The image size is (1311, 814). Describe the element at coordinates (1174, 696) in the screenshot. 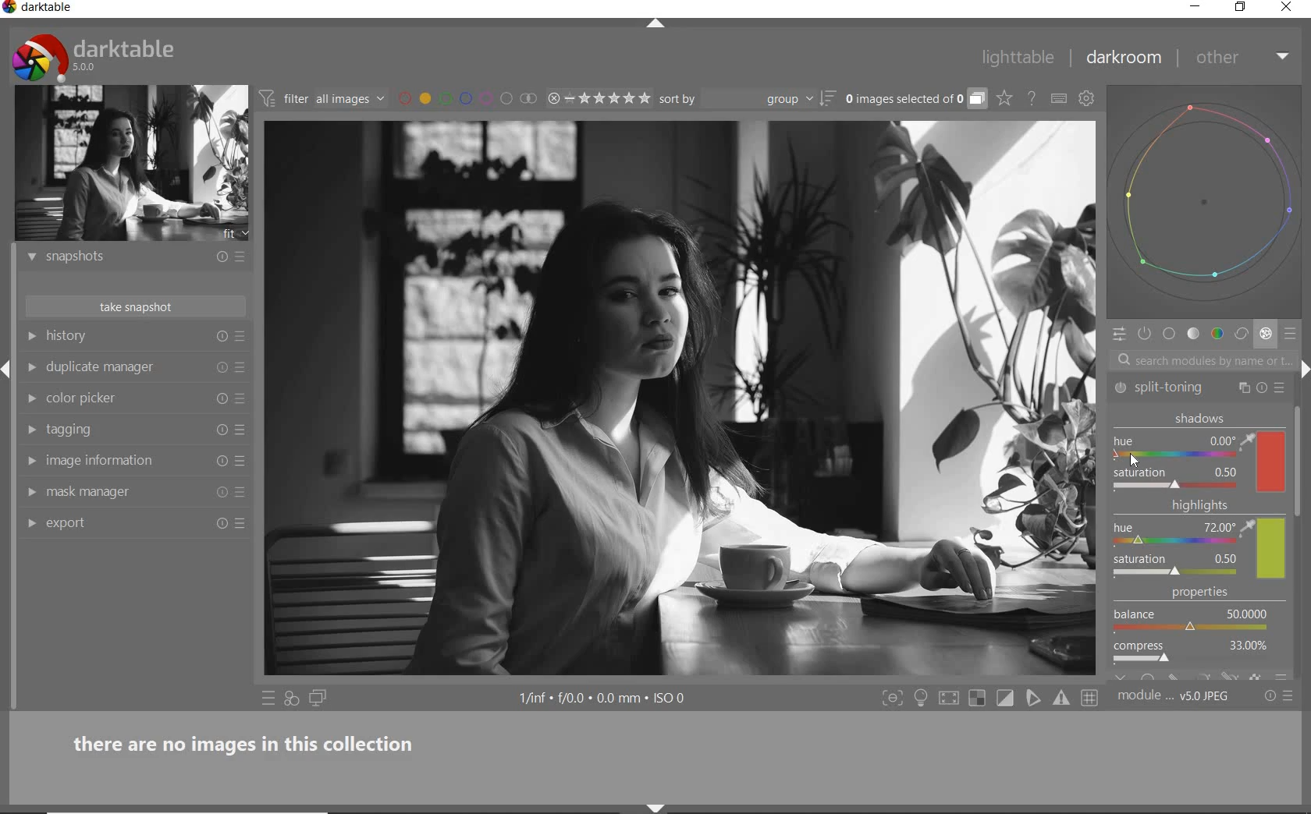

I see `module...V5.0 JPEG` at that location.